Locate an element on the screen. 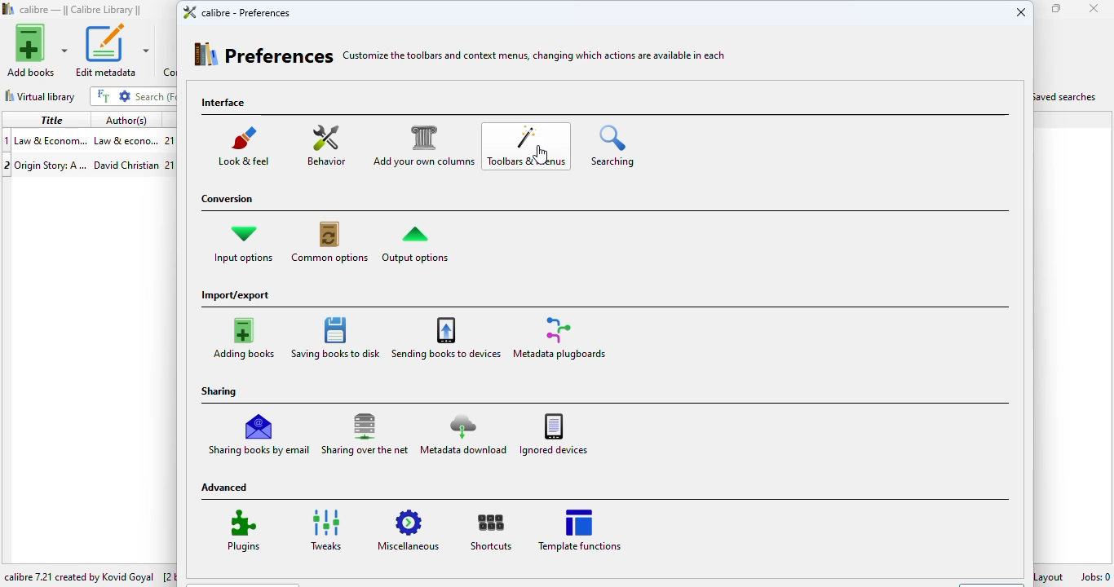 The image size is (1114, 587). searching is located at coordinates (613, 145).